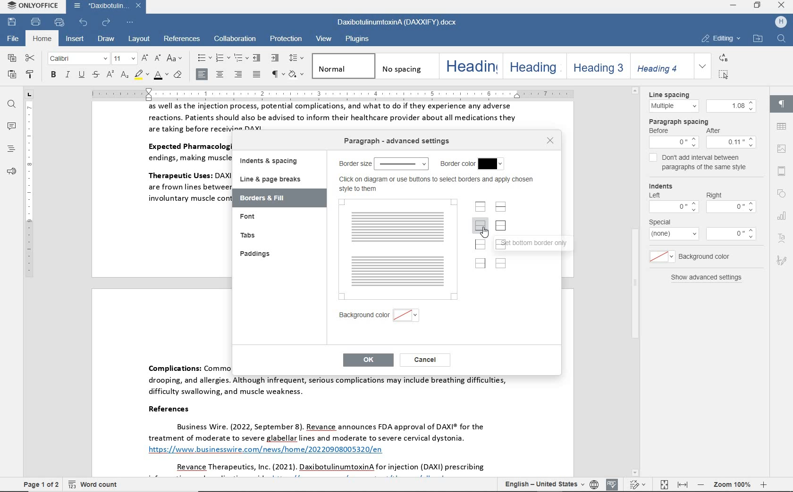 The height and width of the screenshot is (492, 793). What do you see at coordinates (398, 249) in the screenshot?
I see `border preview` at bounding box center [398, 249].